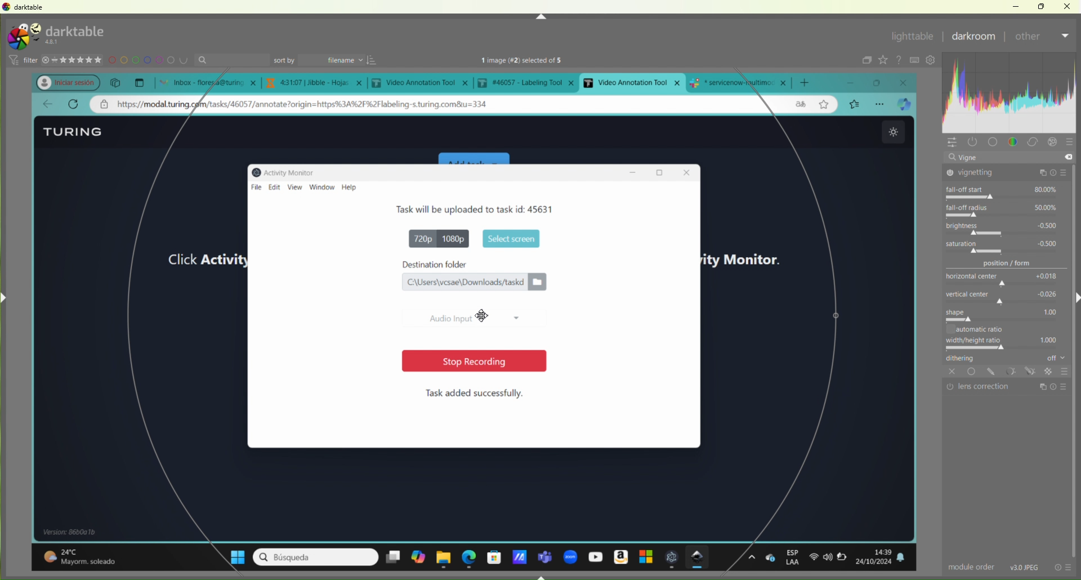 The width and height of the screenshot is (1081, 580). What do you see at coordinates (1002, 358) in the screenshot?
I see `dithering` at bounding box center [1002, 358].